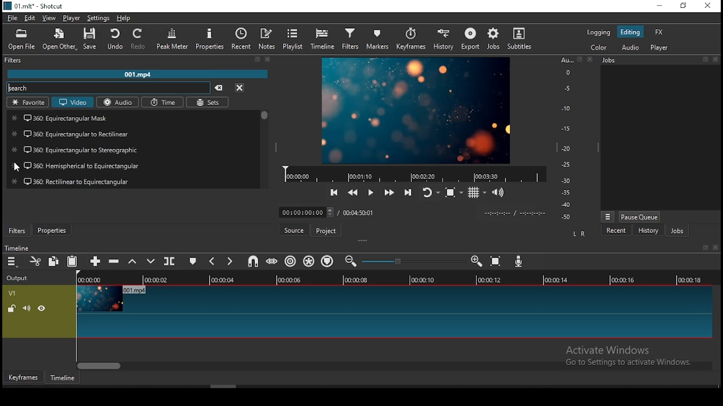 This screenshot has width=723, height=406. I want to click on project, so click(327, 230).